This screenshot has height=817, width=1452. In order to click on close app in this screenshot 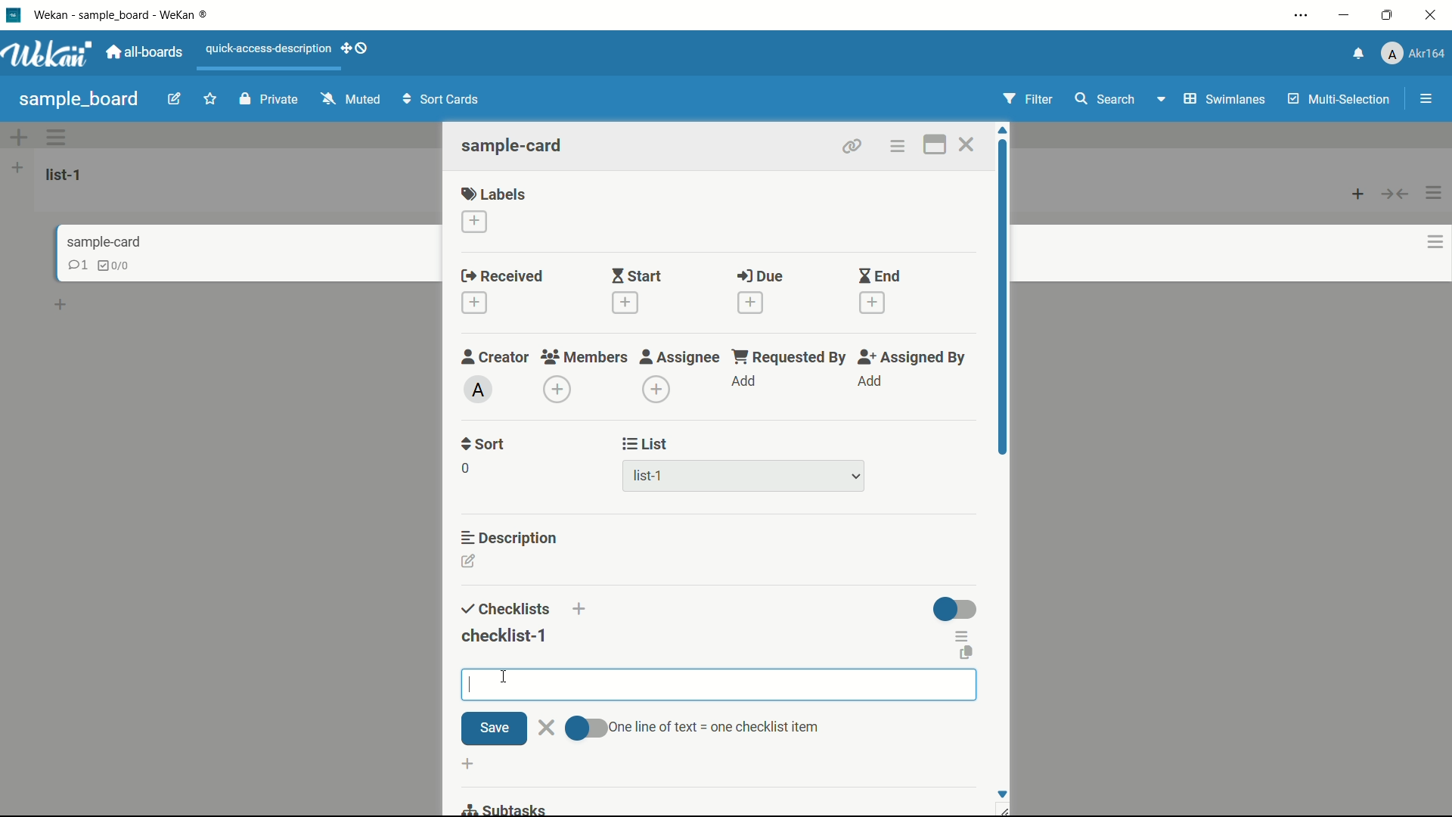, I will do `click(1434, 16)`.